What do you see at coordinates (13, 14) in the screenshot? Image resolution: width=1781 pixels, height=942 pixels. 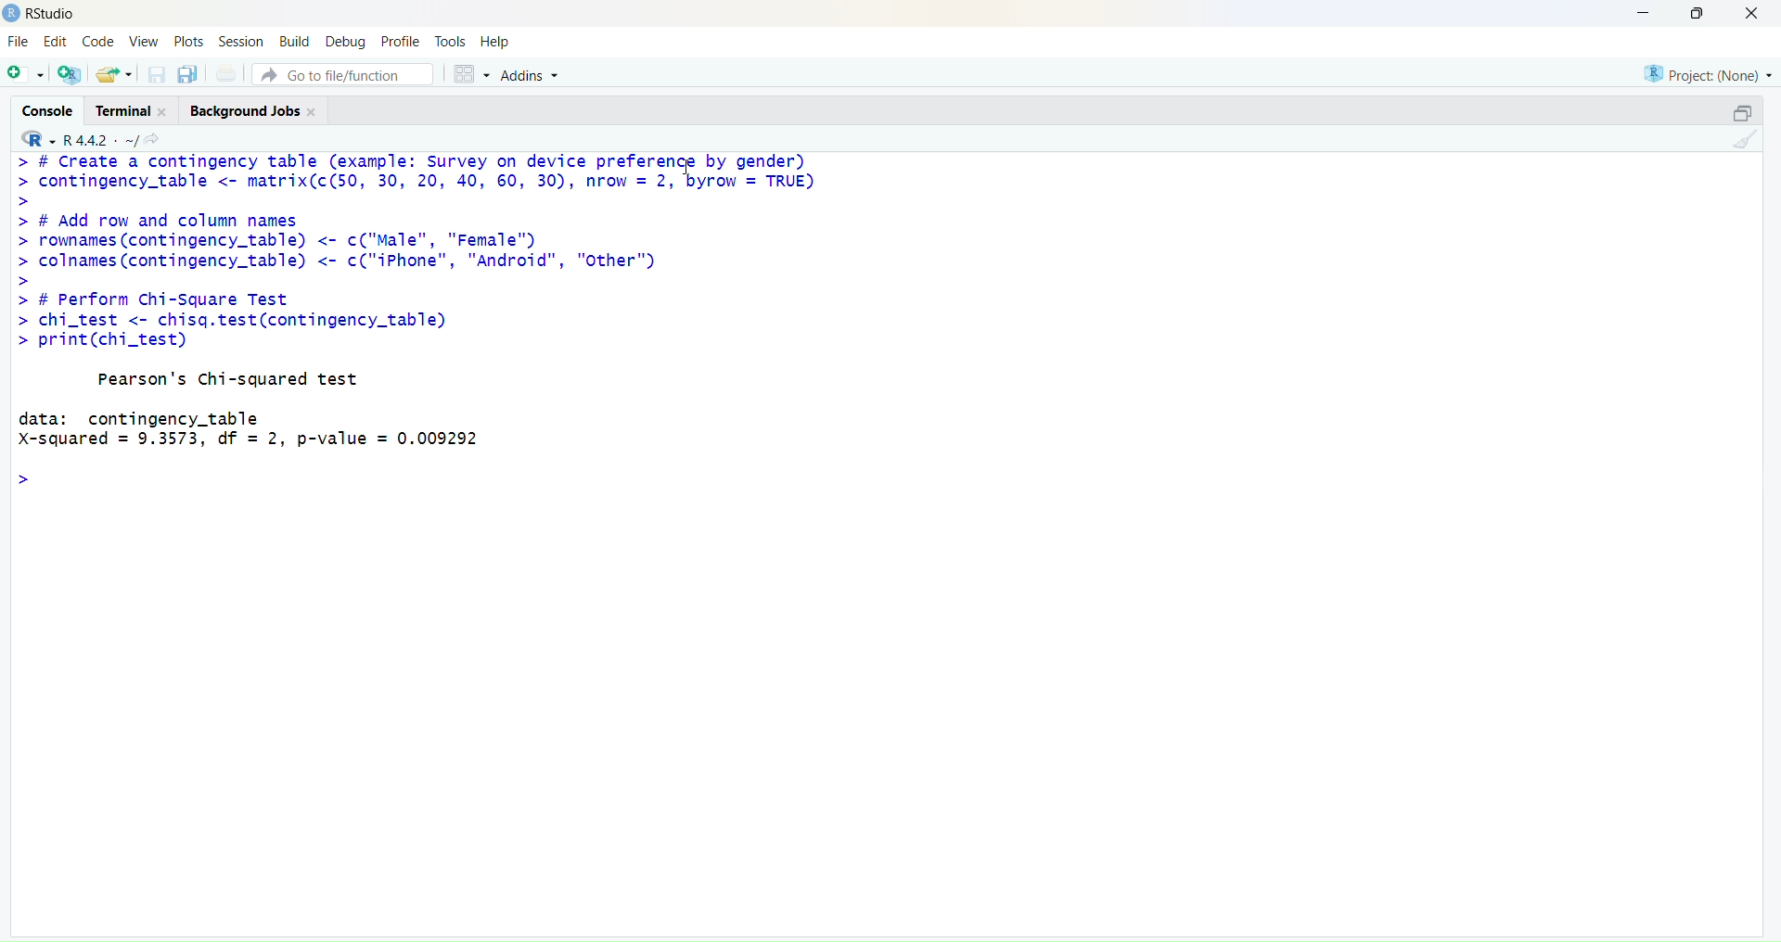 I see `logo` at bounding box center [13, 14].